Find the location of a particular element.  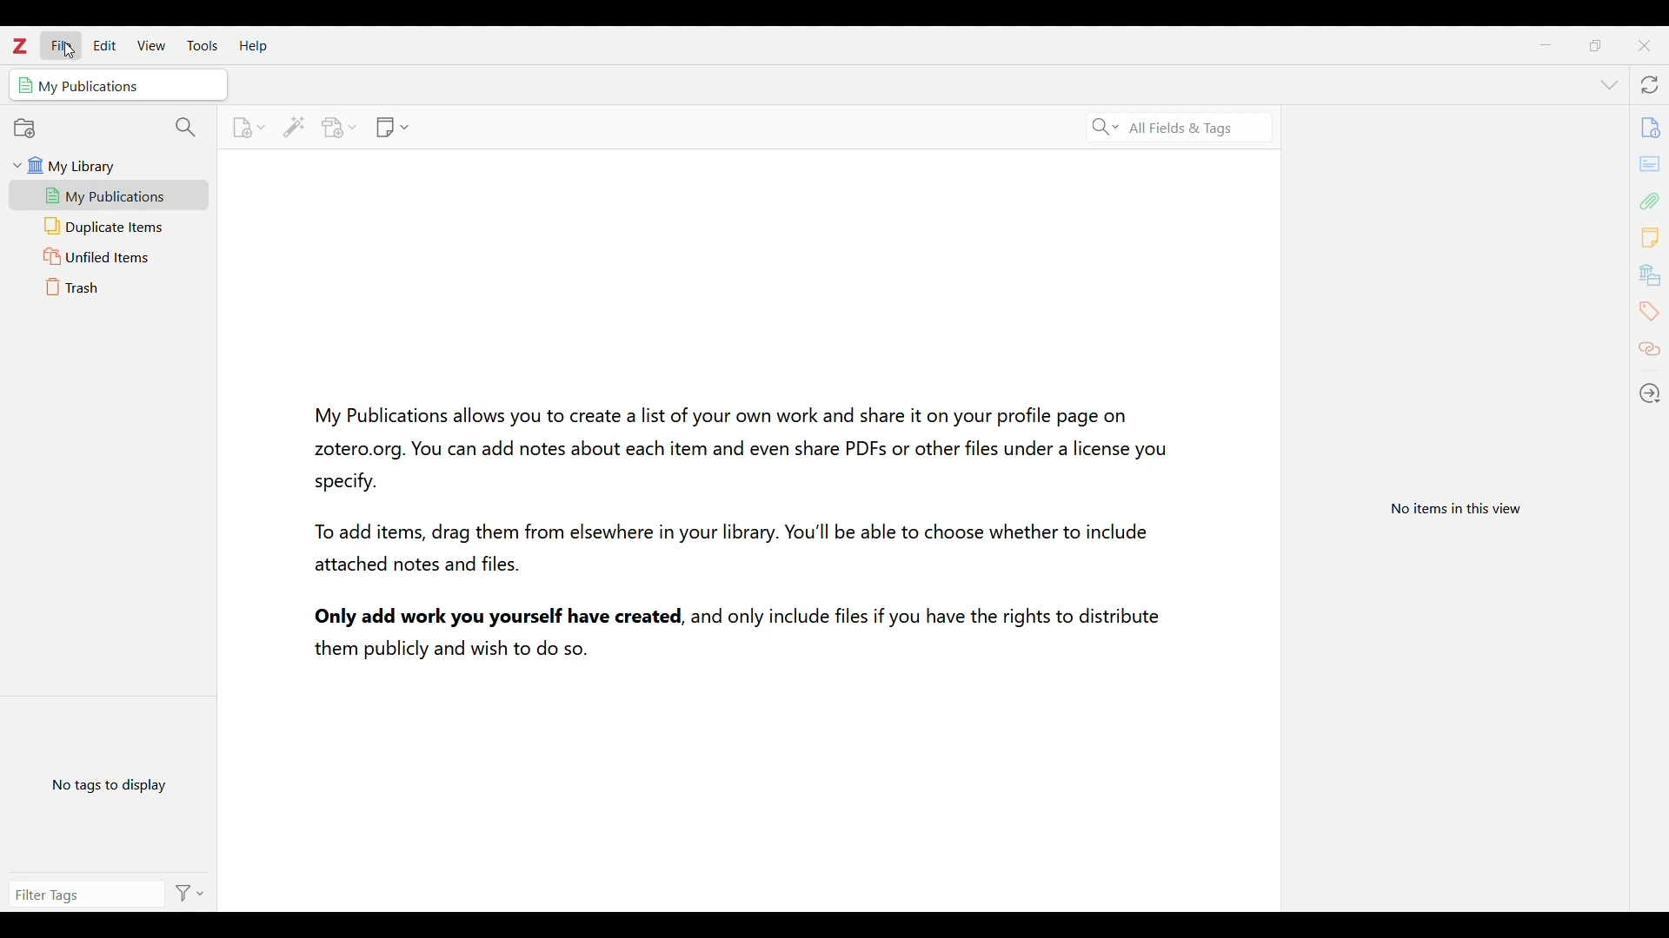

View is located at coordinates (151, 45).